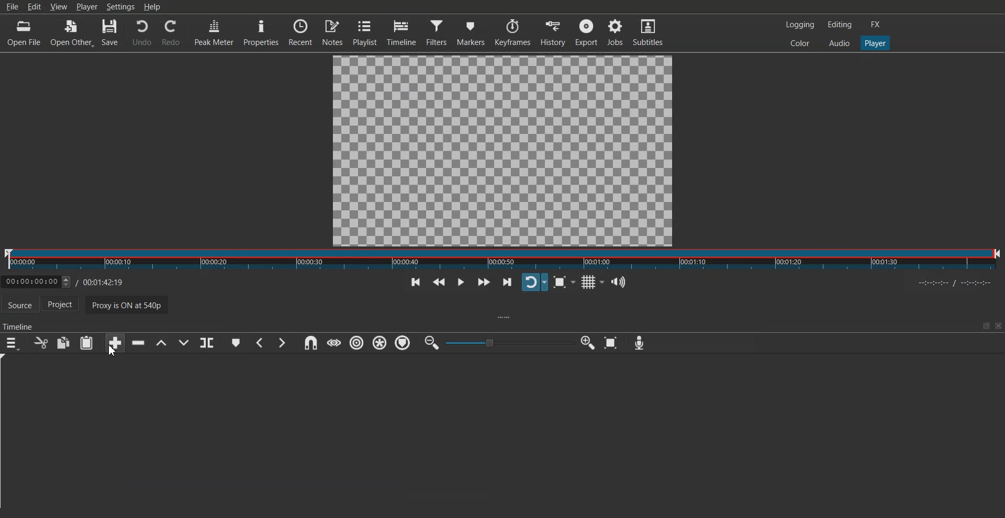  Describe the element at coordinates (590, 283) in the screenshot. I see `Toggle grid display on the player` at that location.